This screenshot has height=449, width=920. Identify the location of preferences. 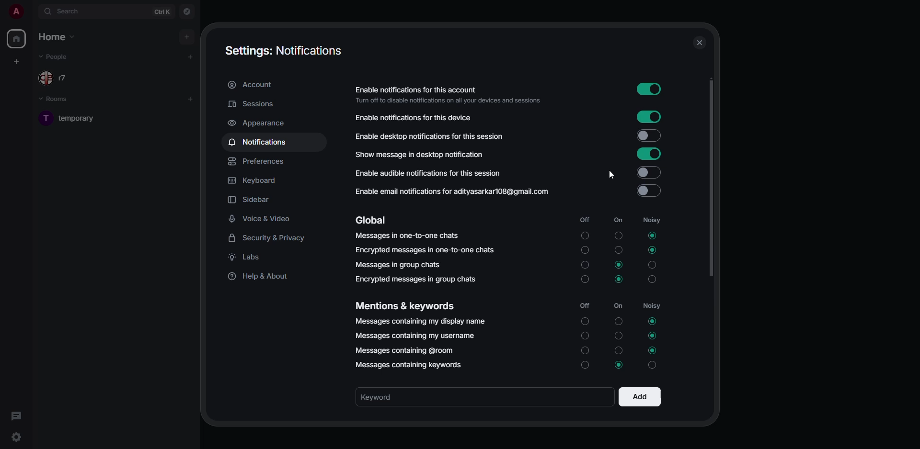
(258, 162).